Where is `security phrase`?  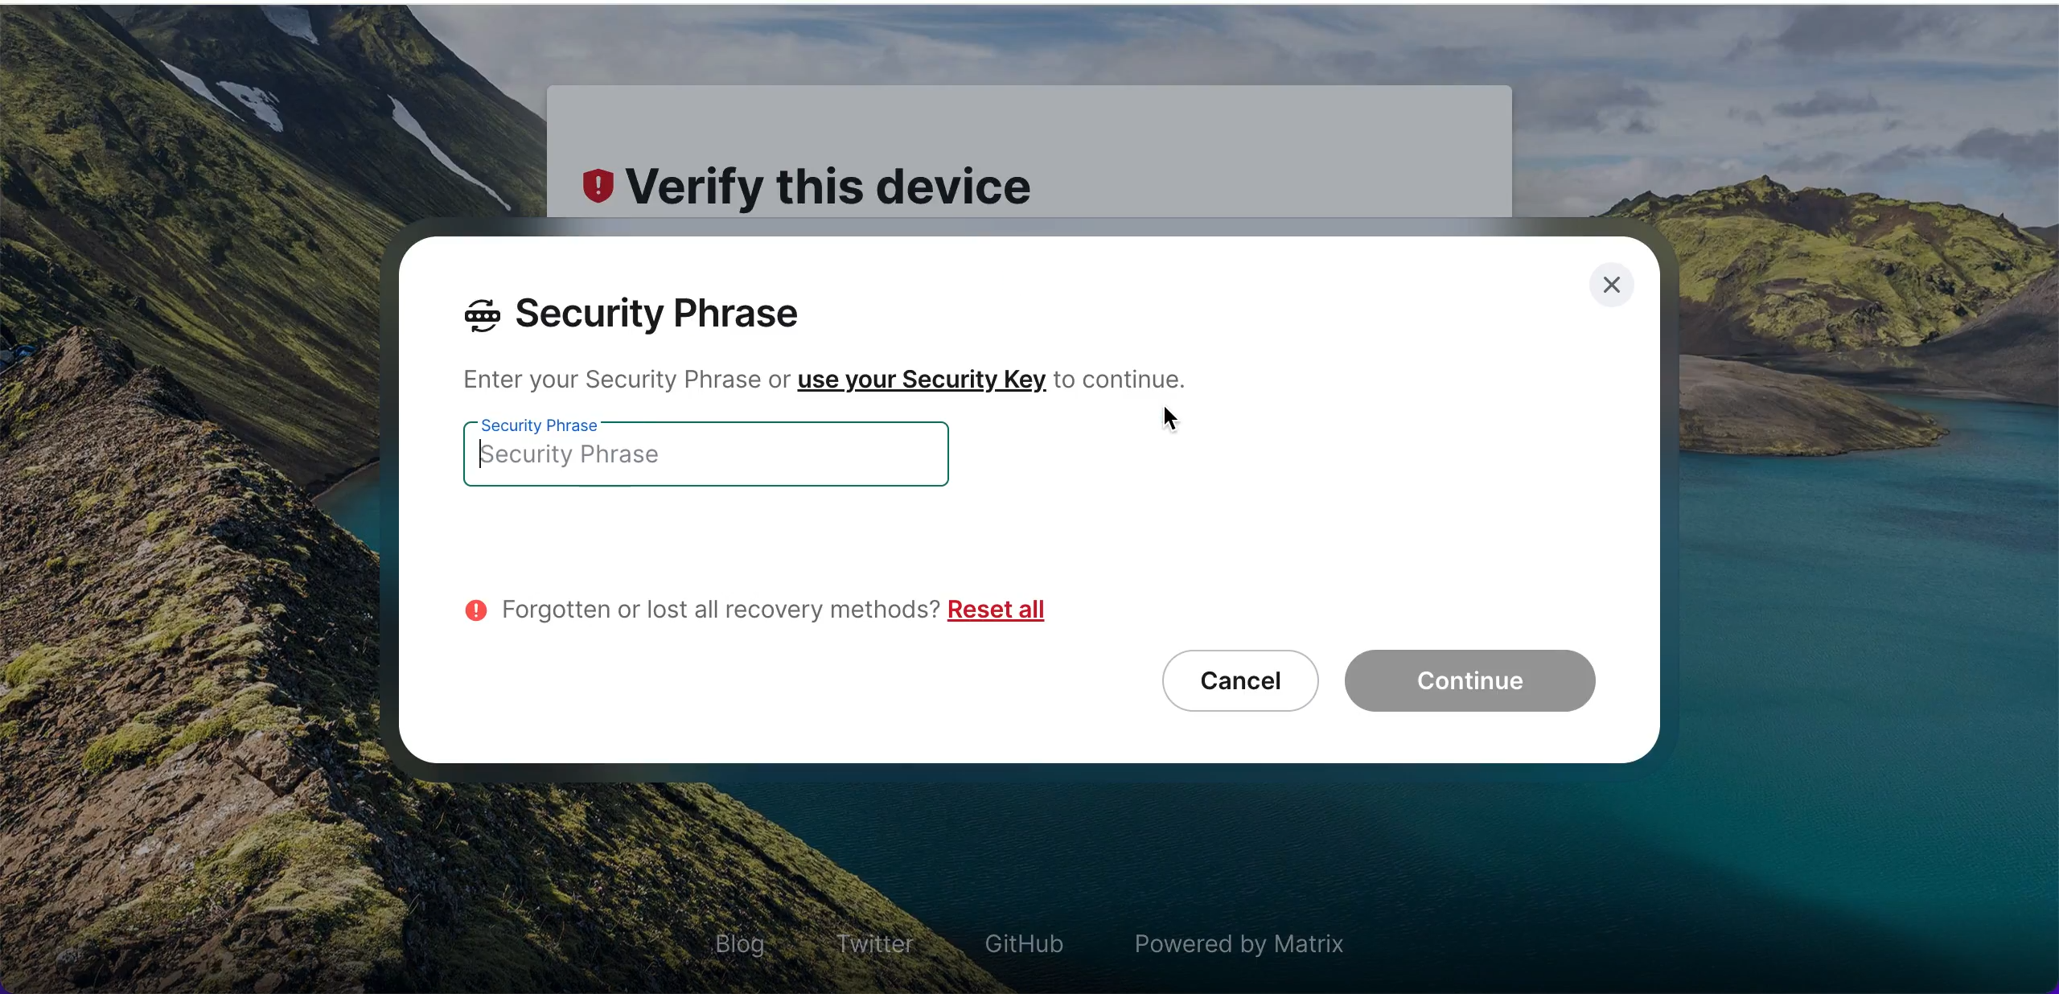
security phrase is located at coordinates (656, 314).